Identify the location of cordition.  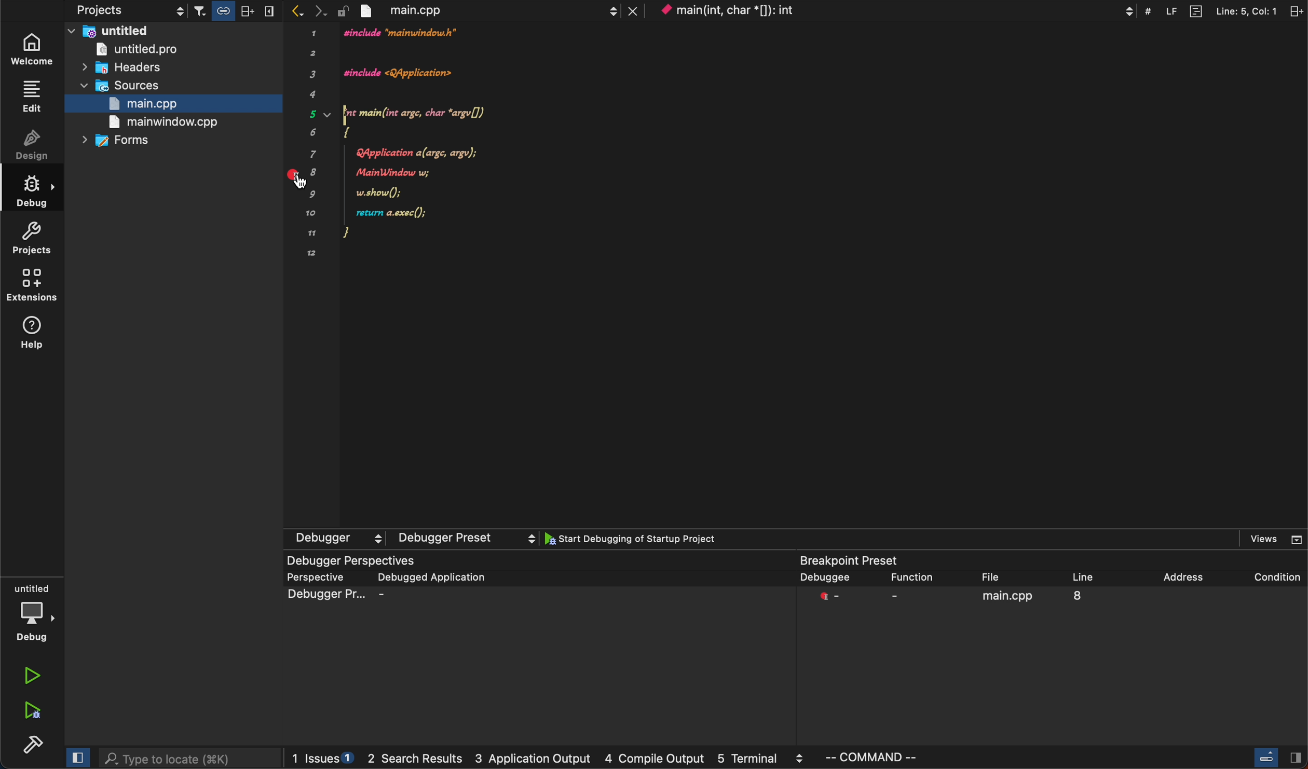
(1269, 572).